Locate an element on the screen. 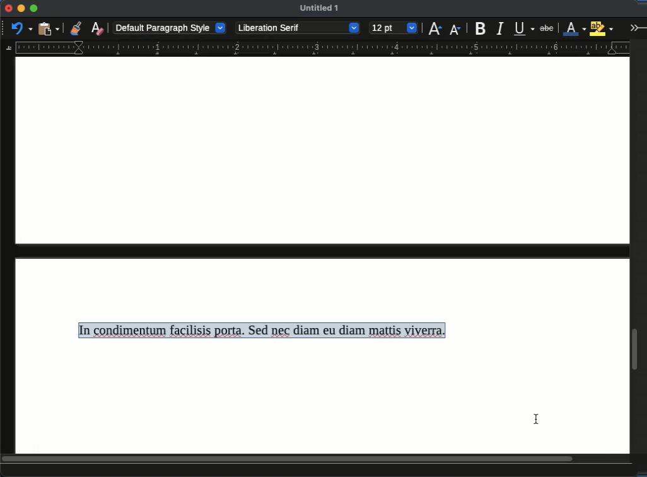  highlight color is located at coordinates (602, 27).